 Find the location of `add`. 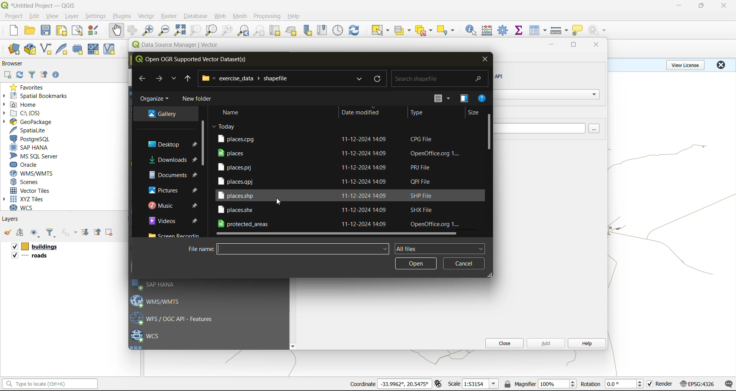

add is located at coordinates (545, 343).